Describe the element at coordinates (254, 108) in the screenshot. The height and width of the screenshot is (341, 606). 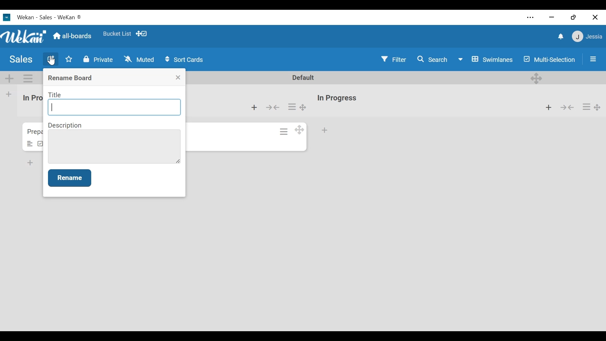
I see `Add card from bottom of the list` at that location.